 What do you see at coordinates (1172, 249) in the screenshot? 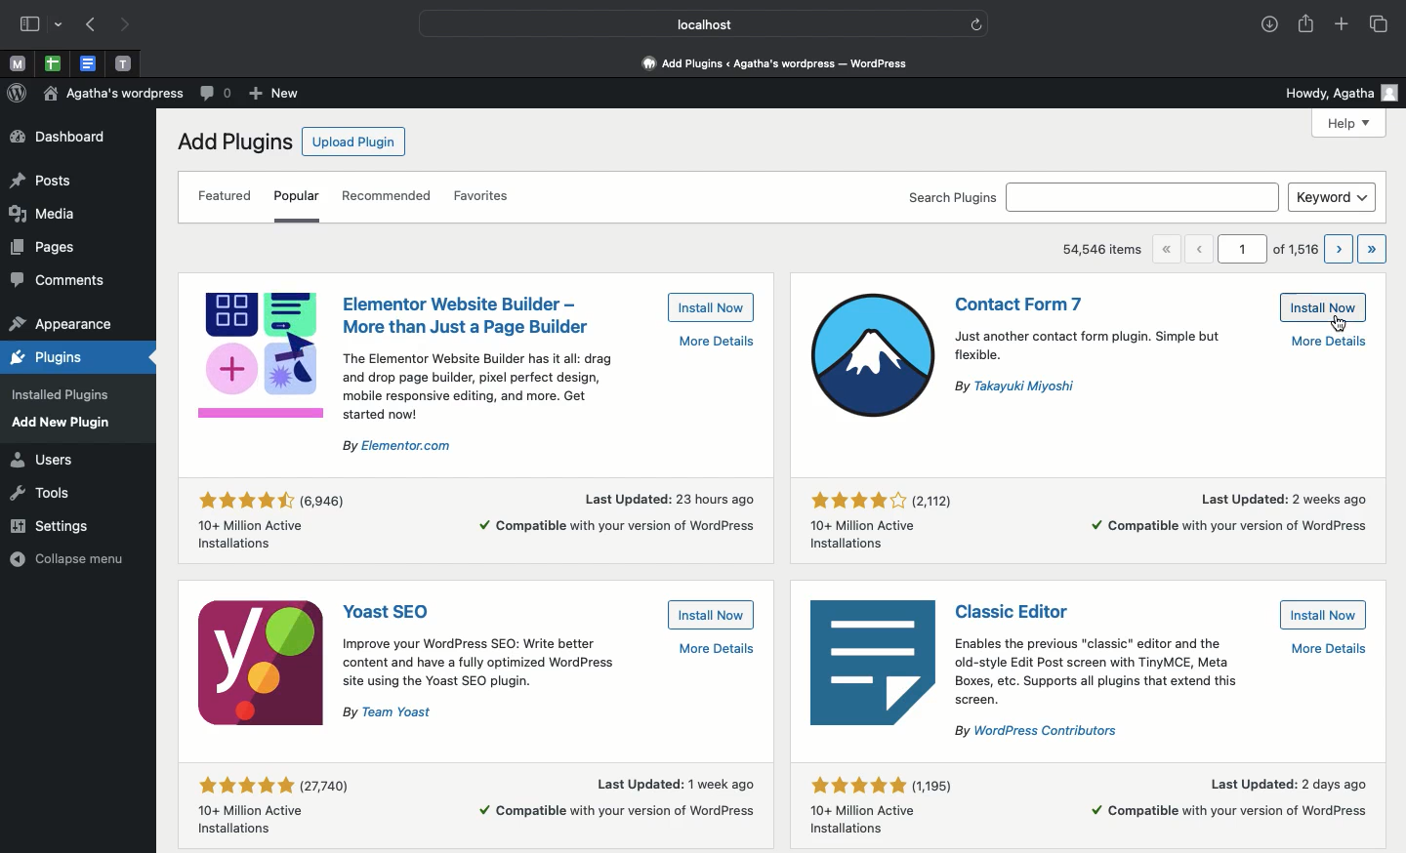
I see `First page` at bounding box center [1172, 249].